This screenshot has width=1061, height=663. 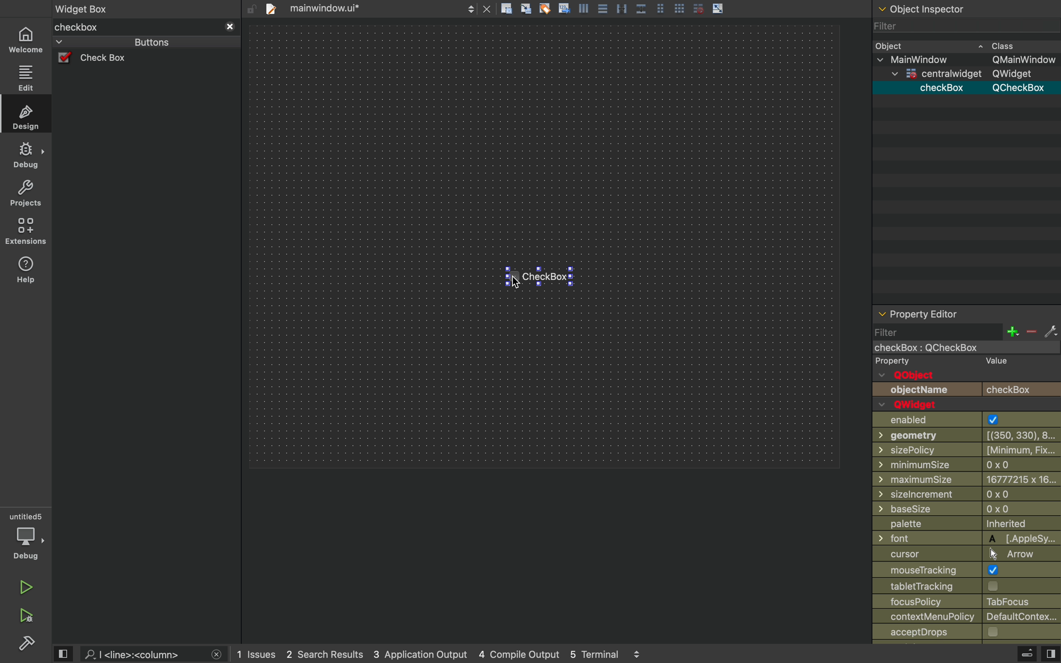 I want to click on design, so click(x=26, y=116).